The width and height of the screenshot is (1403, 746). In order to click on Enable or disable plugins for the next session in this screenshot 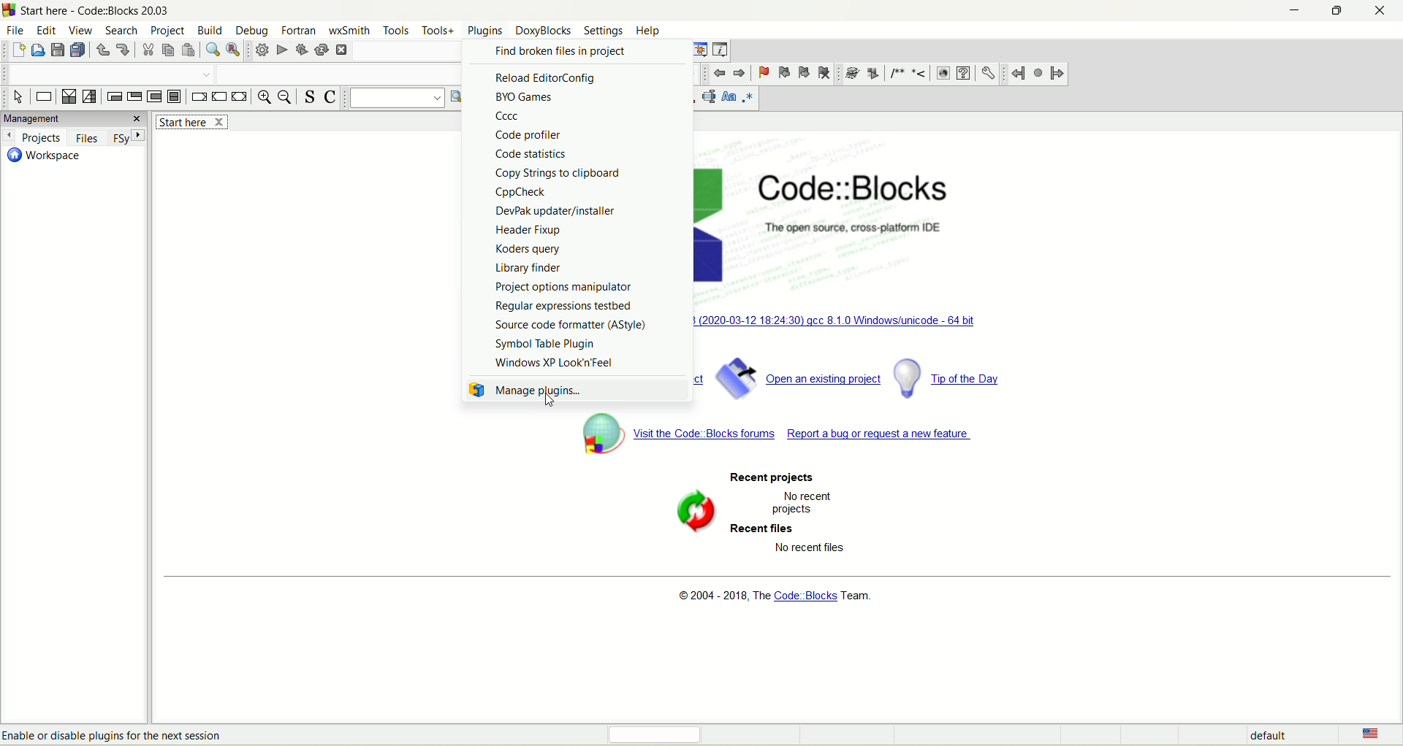, I will do `click(114, 734)`.